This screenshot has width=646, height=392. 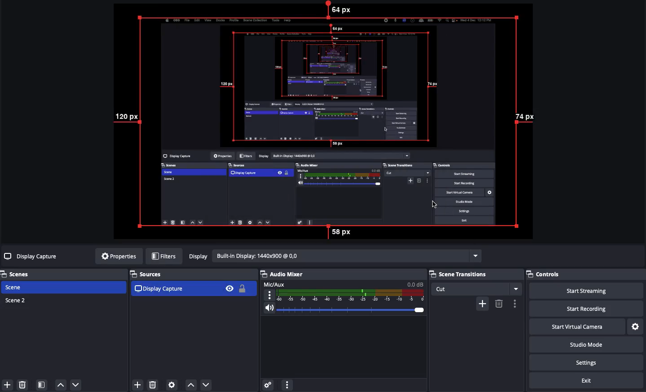 I want to click on Scenes, so click(x=20, y=274).